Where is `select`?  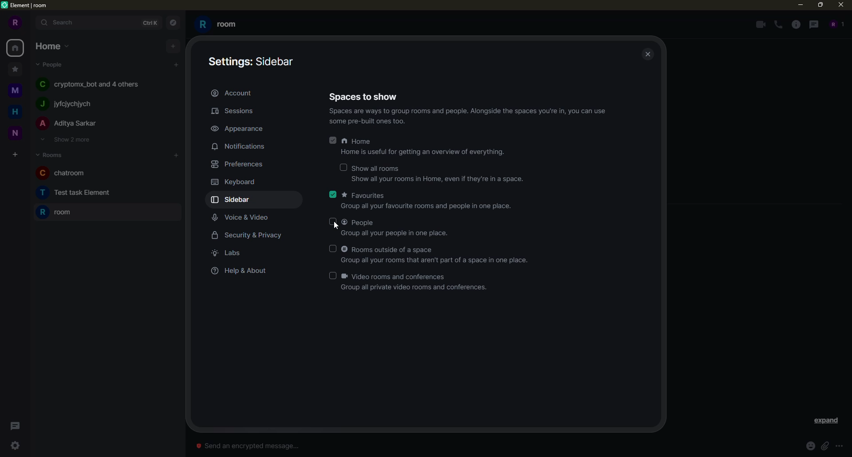
select is located at coordinates (331, 248).